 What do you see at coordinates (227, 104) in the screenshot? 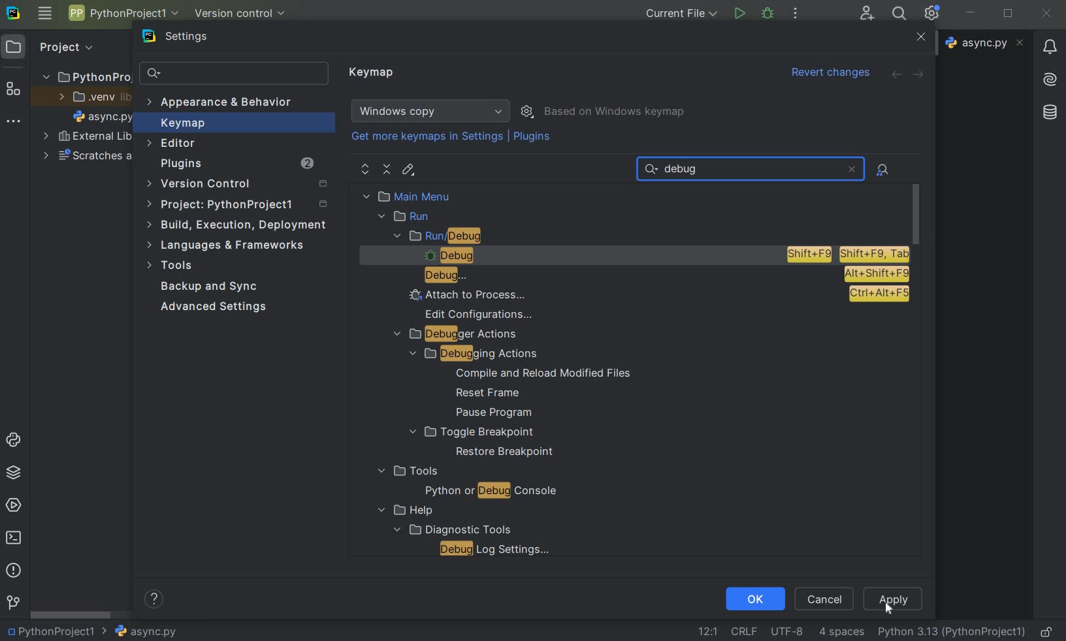
I see `appearance & behavior` at bounding box center [227, 104].